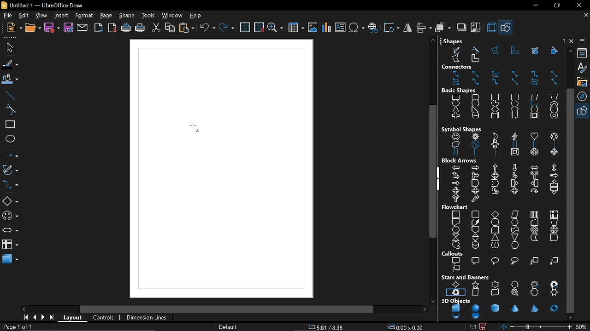 Image resolution: width=590 pixels, height=331 pixels. I want to click on Basic shapes, so click(10, 202).